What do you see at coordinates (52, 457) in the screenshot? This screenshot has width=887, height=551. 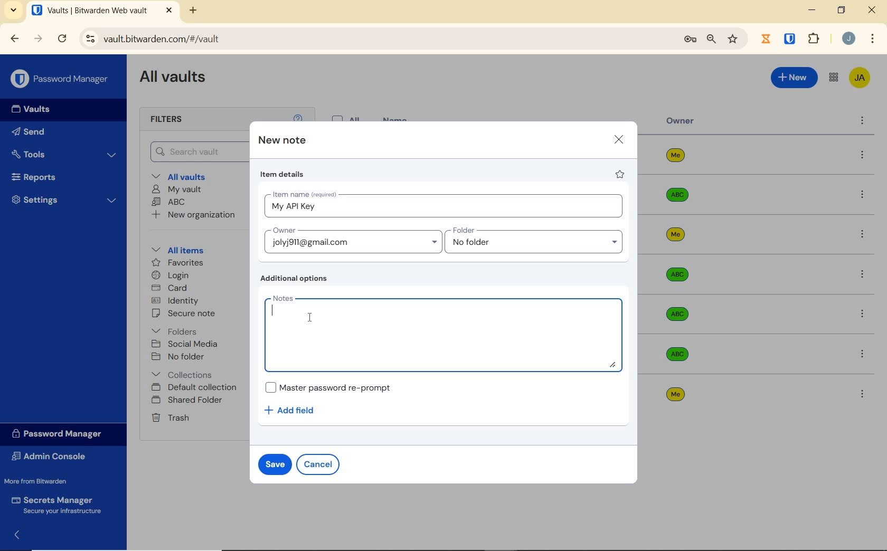 I see `Admin Console` at bounding box center [52, 457].